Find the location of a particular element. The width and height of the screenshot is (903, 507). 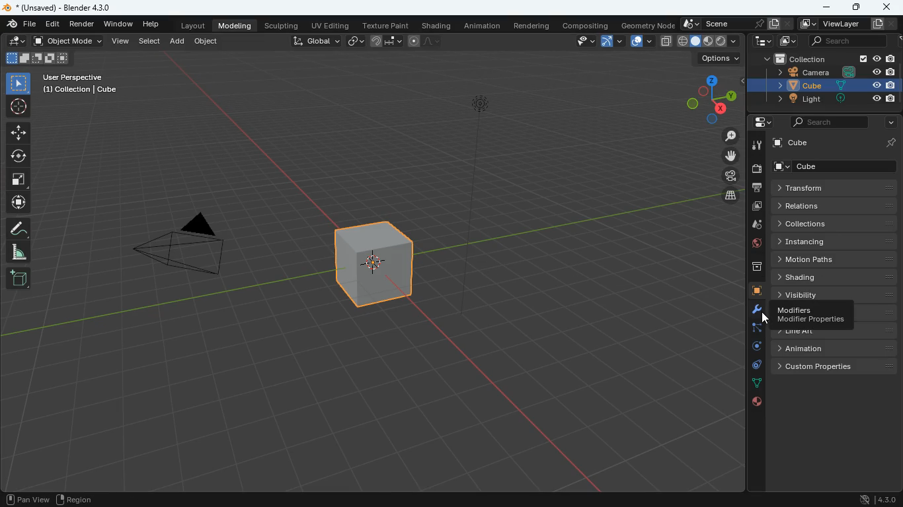

light is located at coordinates (834, 98).